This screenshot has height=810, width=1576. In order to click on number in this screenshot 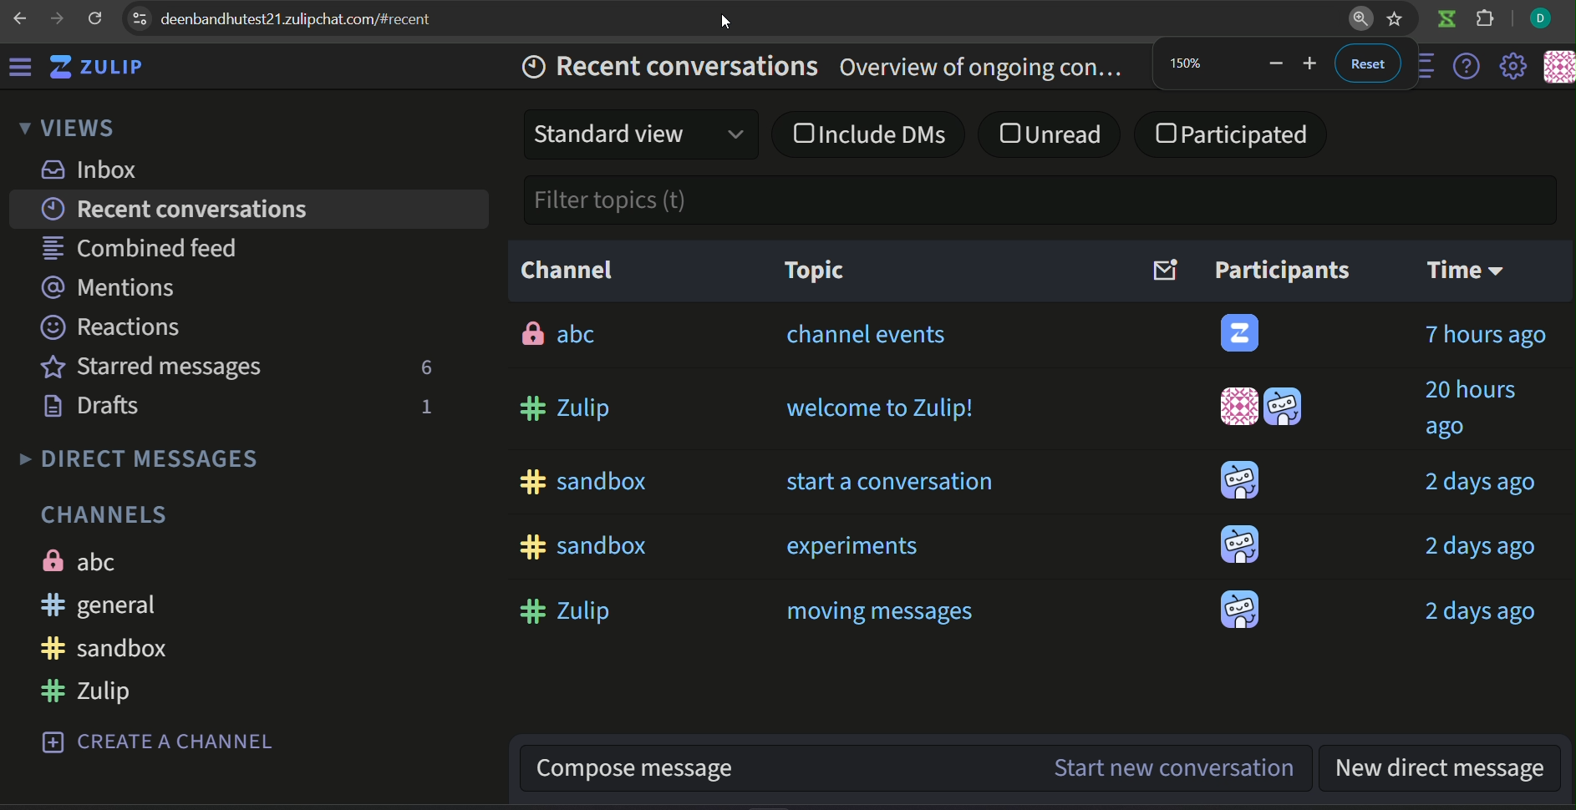, I will do `click(1191, 63)`.